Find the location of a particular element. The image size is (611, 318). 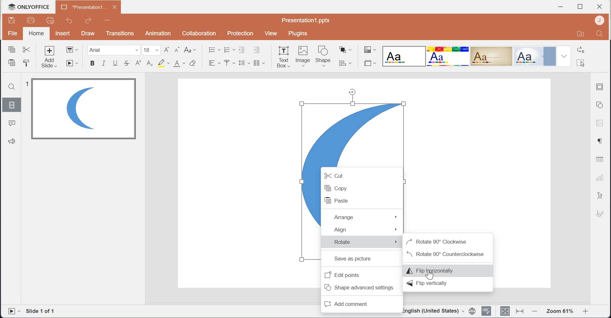

Highlight color is located at coordinates (164, 63).